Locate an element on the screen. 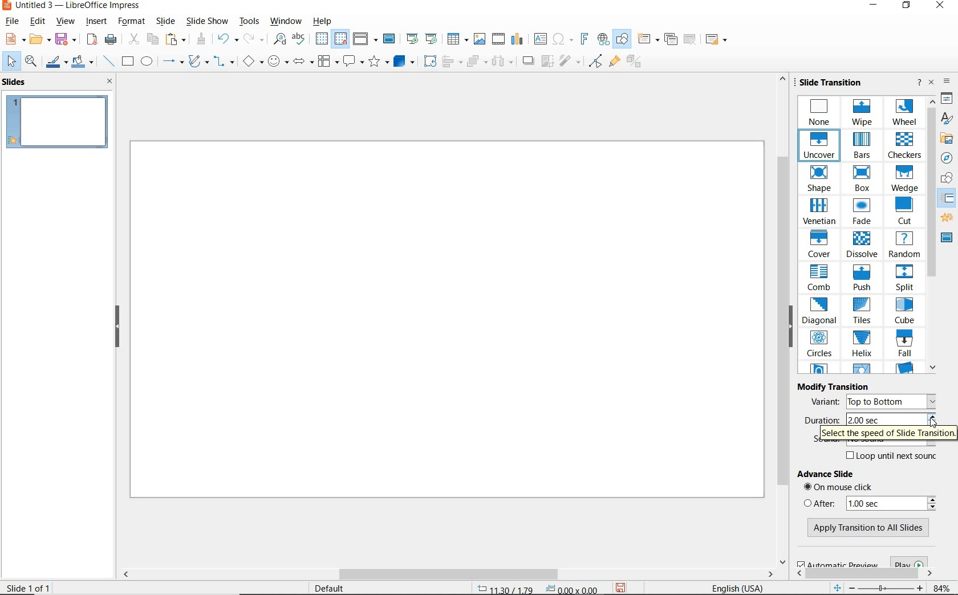 The height and width of the screenshot is (595, 958). EXPORT DIRECTLY AS PDF is located at coordinates (93, 38).